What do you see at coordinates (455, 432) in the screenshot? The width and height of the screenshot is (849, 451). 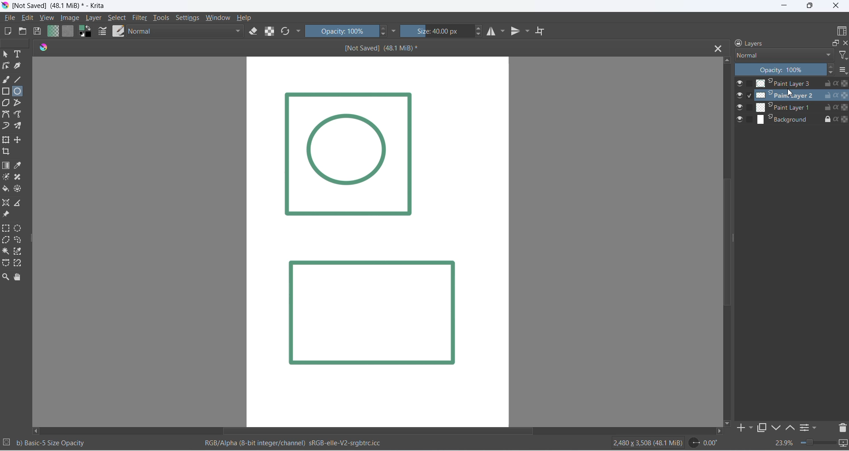 I see `scrollbar` at bounding box center [455, 432].